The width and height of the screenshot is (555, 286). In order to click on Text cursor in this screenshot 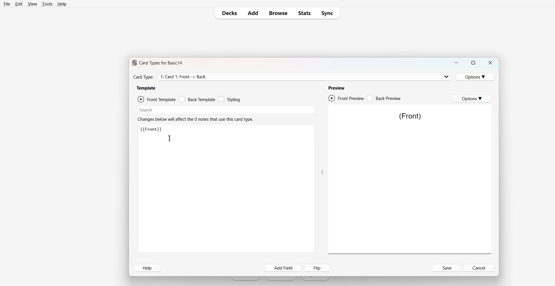, I will do `click(170, 138)`.